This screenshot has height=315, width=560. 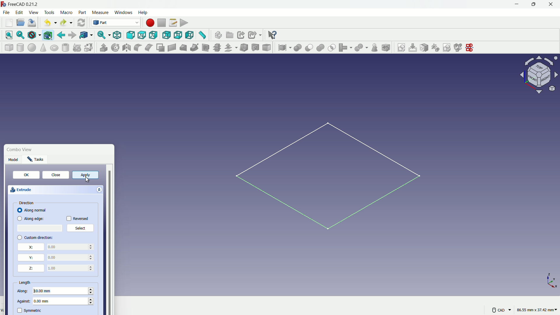 I want to click on X,Y and Z axis, so click(x=547, y=280).